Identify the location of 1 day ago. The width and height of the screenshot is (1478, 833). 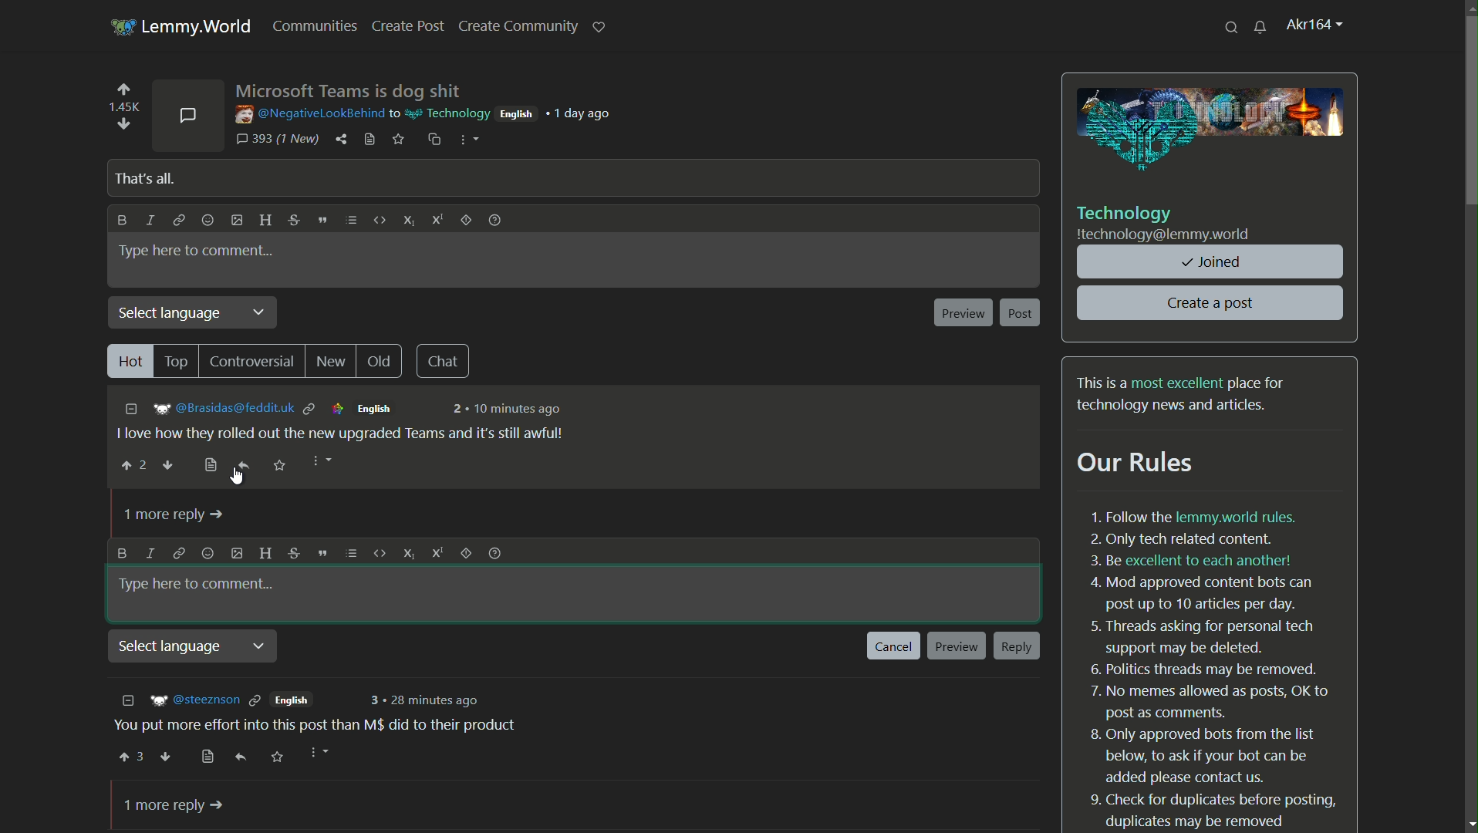
(584, 113).